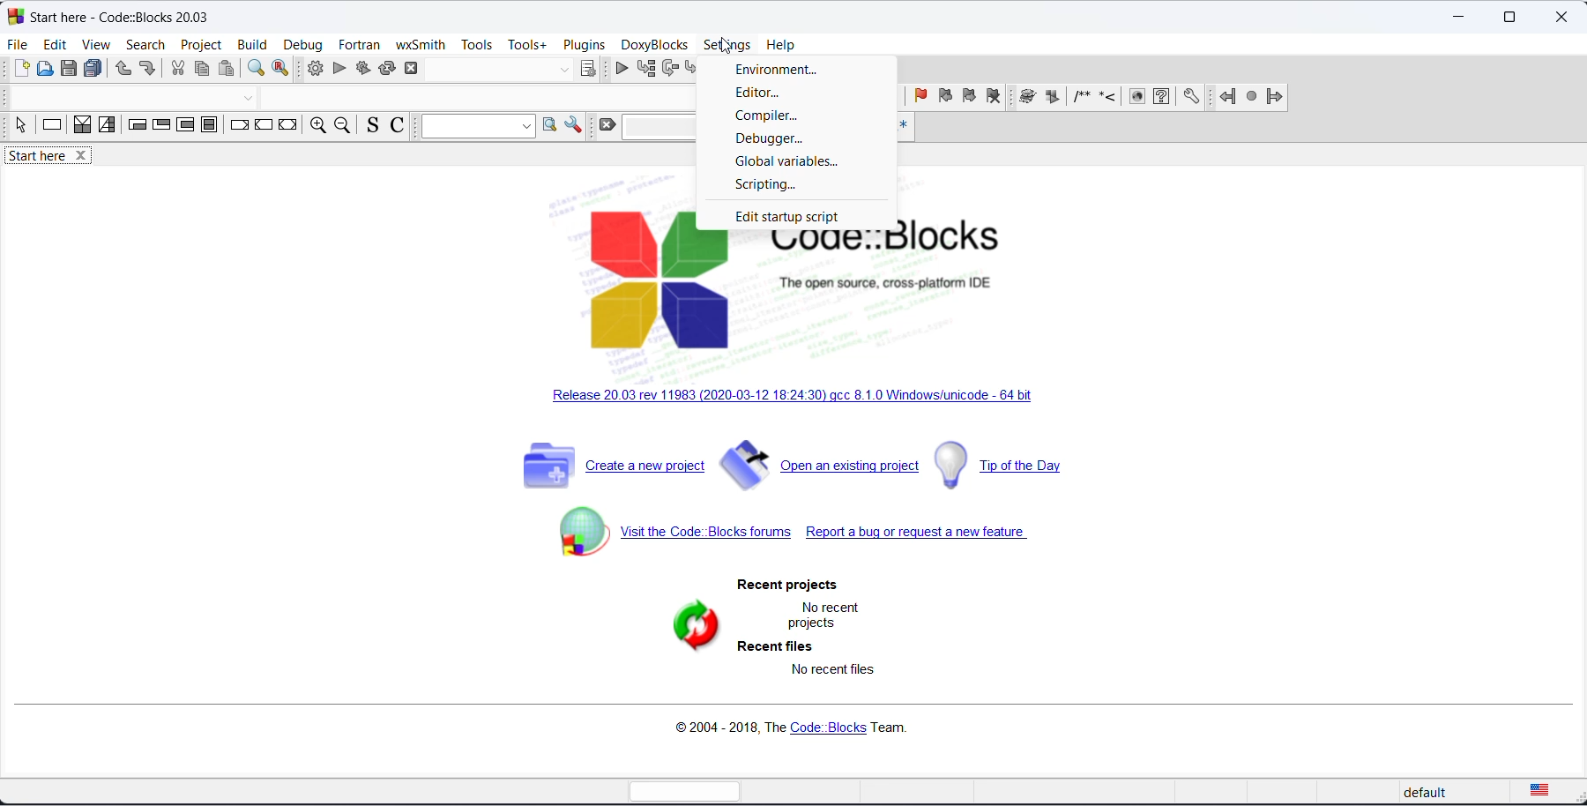  What do you see at coordinates (203, 67) in the screenshot?
I see `copy` at bounding box center [203, 67].